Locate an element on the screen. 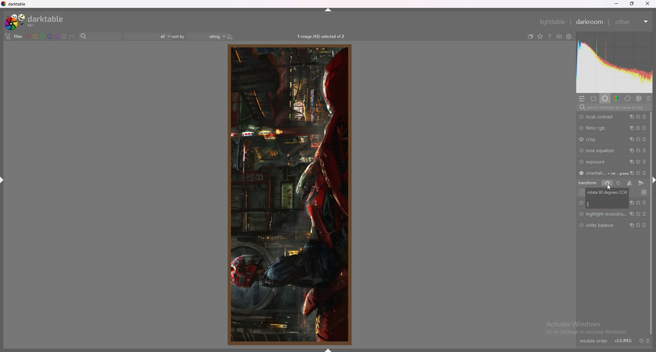 This screenshot has width=656, height=352. multiple instances action is located at coordinates (630, 117).